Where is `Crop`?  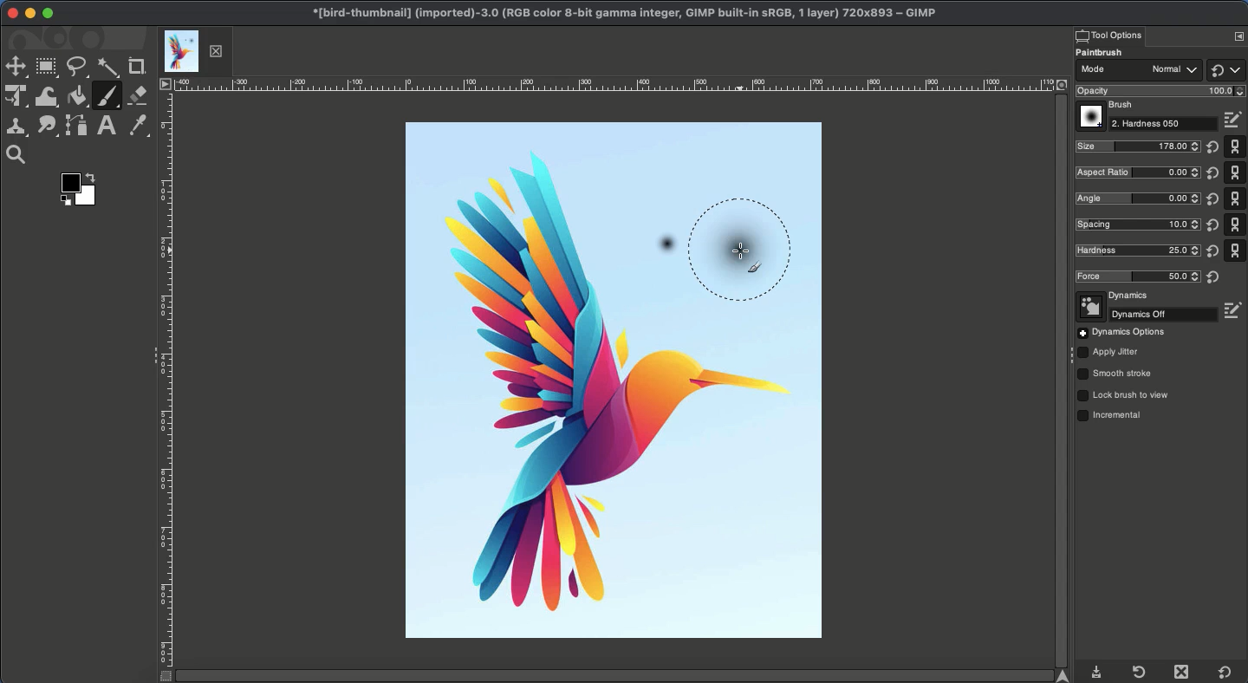
Crop is located at coordinates (138, 67).